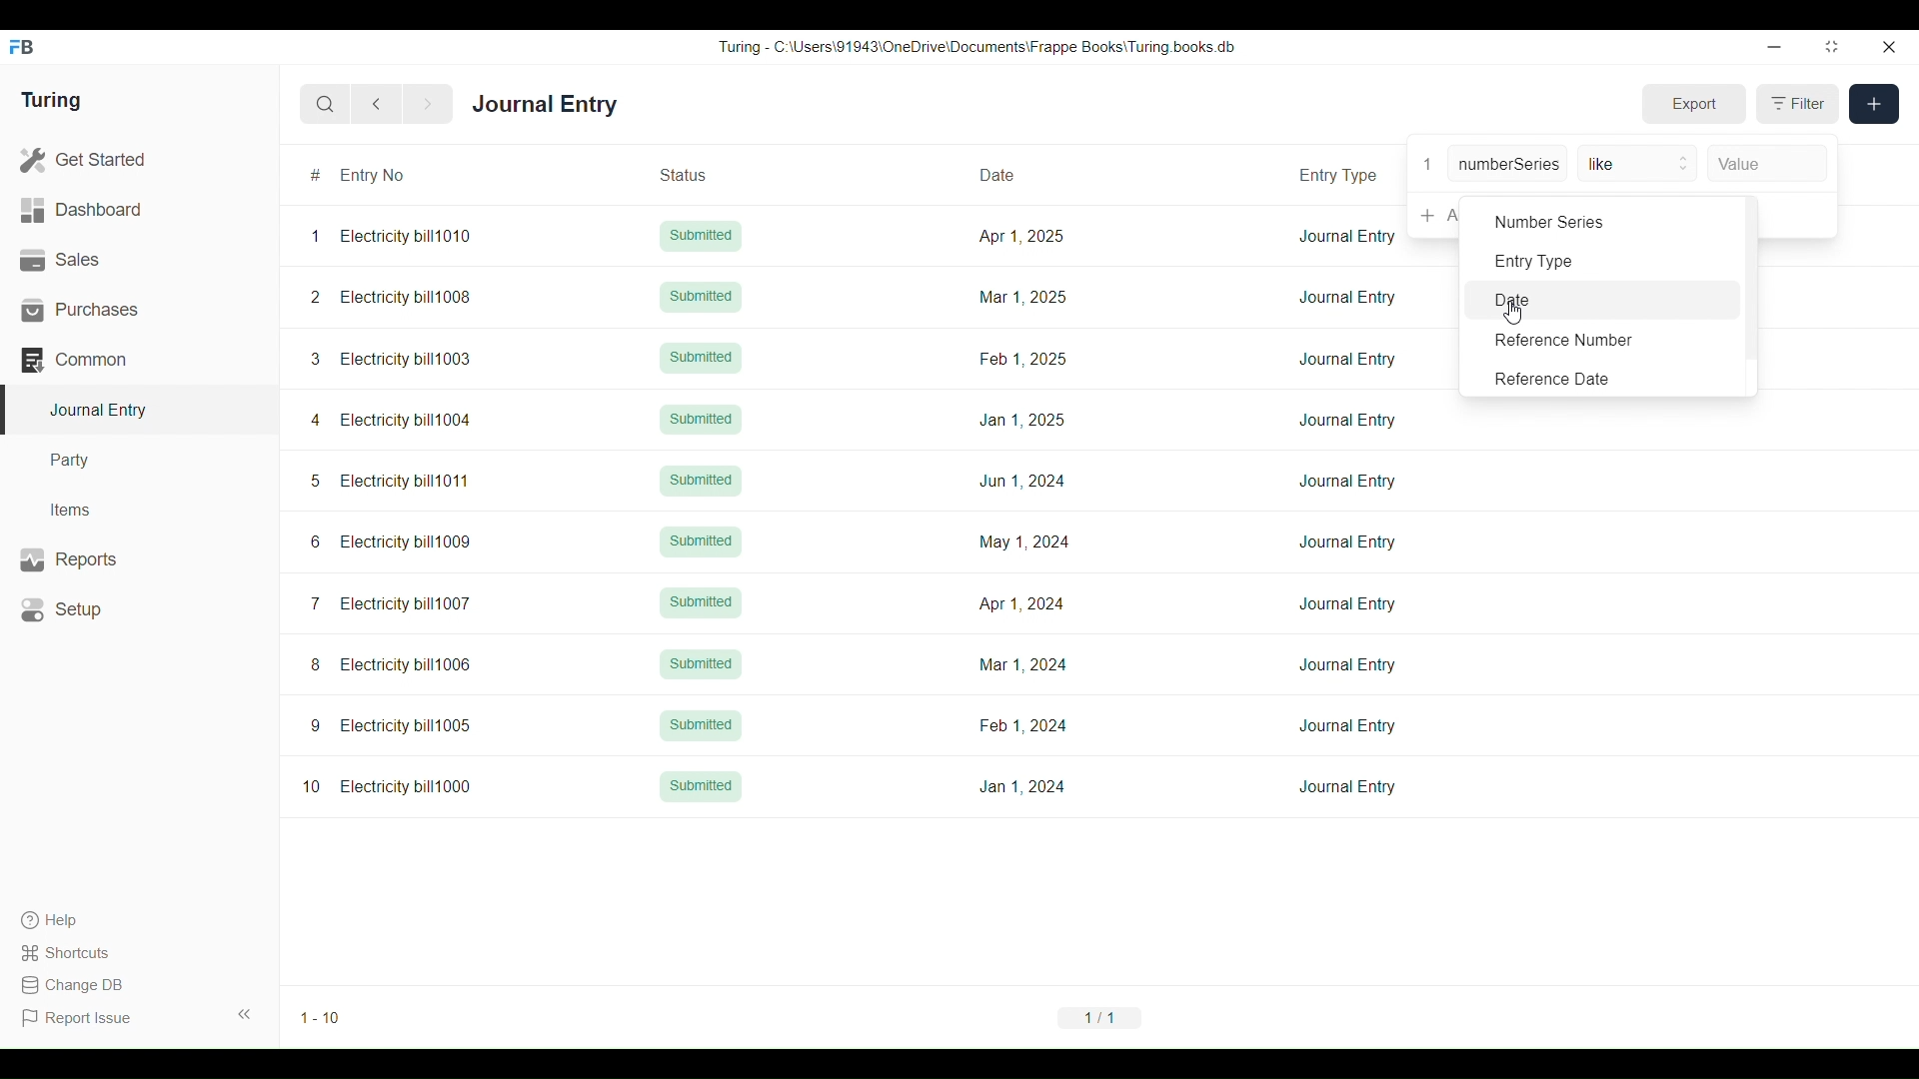 Image resolution: width=1919 pixels, height=1079 pixels. I want to click on 2 Electricity bill1008, so click(391, 297).